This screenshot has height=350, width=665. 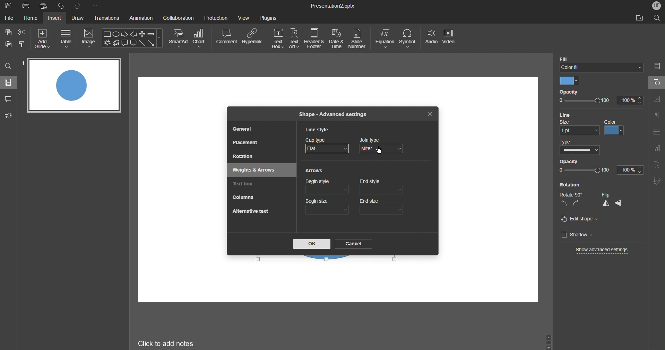 What do you see at coordinates (613, 194) in the screenshot?
I see `Flip` at bounding box center [613, 194].